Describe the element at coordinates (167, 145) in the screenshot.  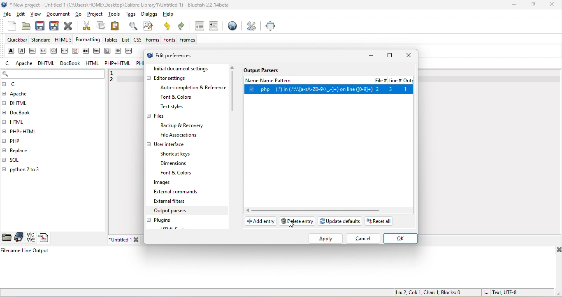
I see `user interface` at that location.